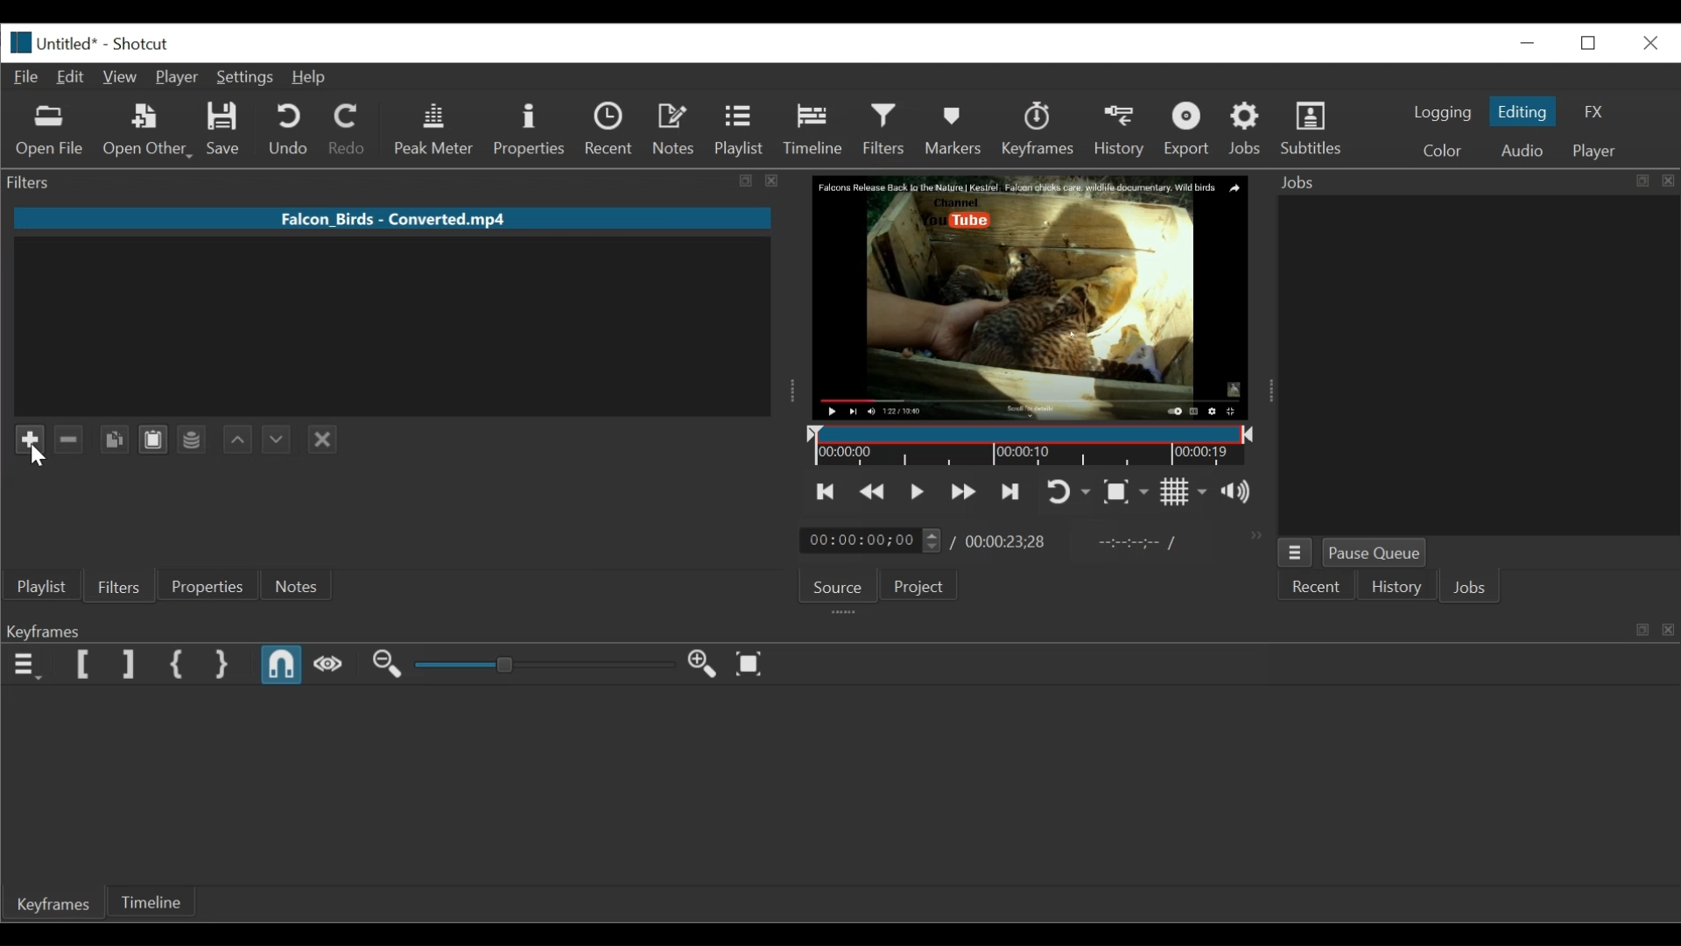  What do you see at coordinates (611, 130) in the screenshot?
I see `Recent` at bounding box center [611, 130].